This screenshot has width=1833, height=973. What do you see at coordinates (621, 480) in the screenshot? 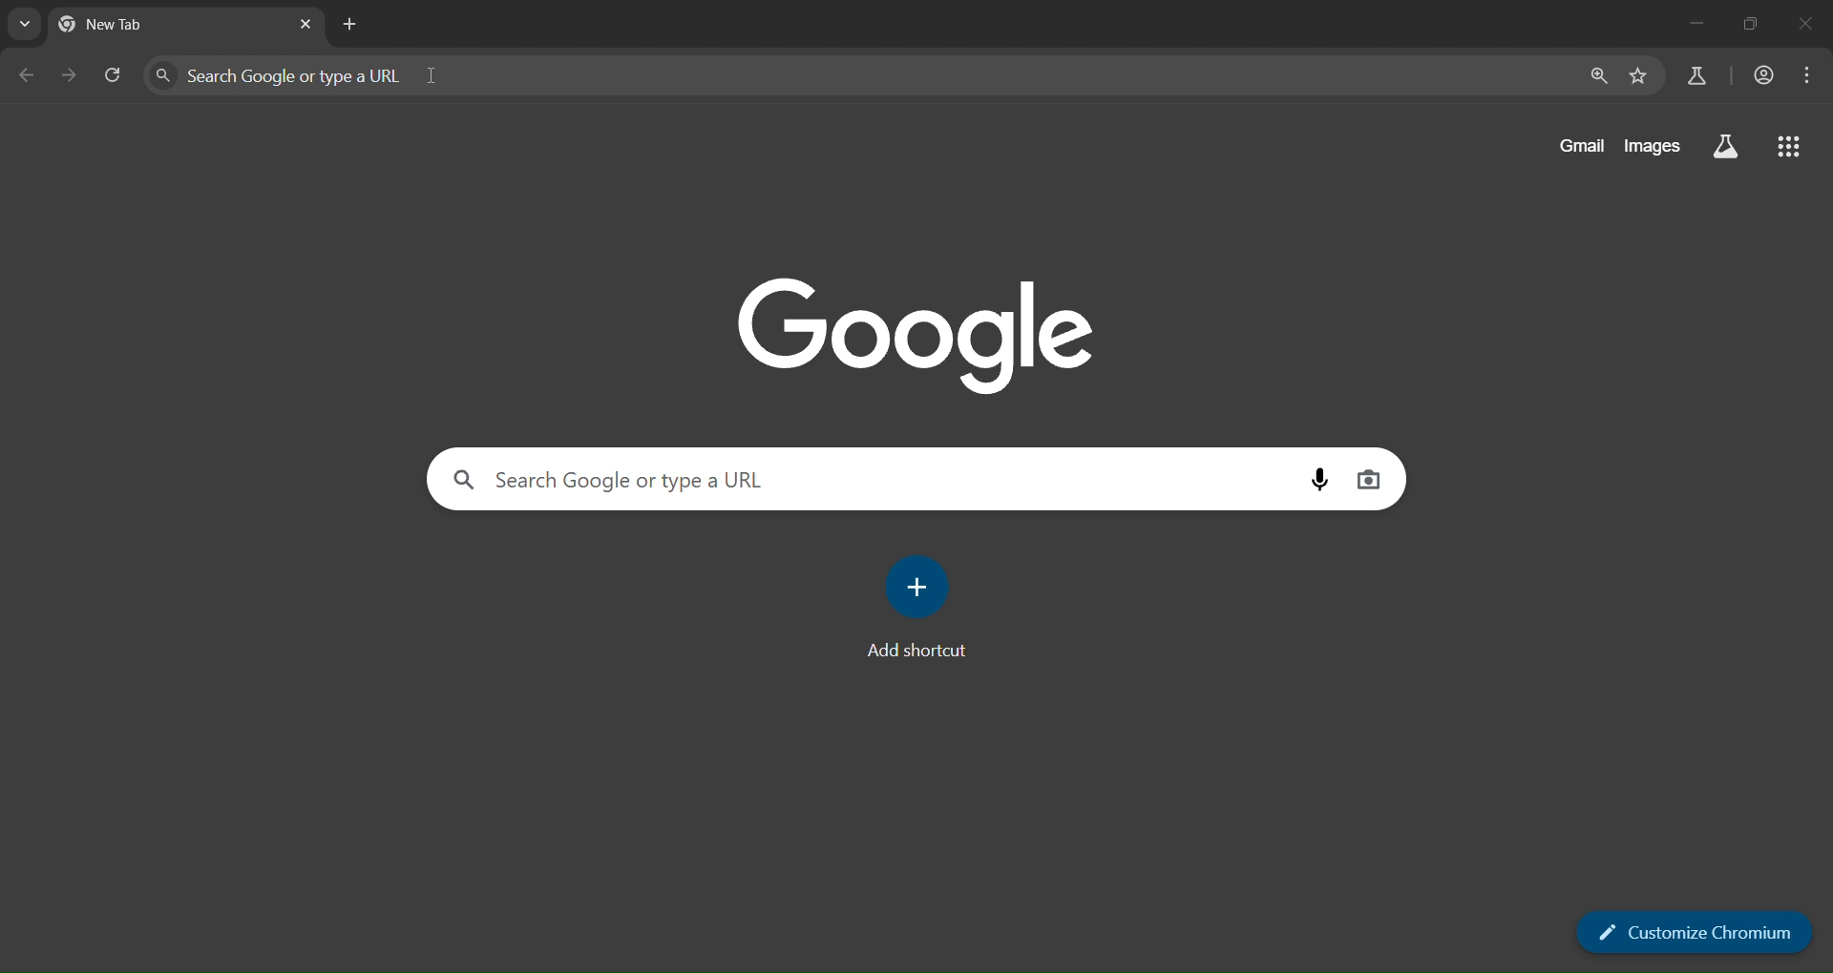
I see `Search Google or type a URL` at bounding box center [621, 480].